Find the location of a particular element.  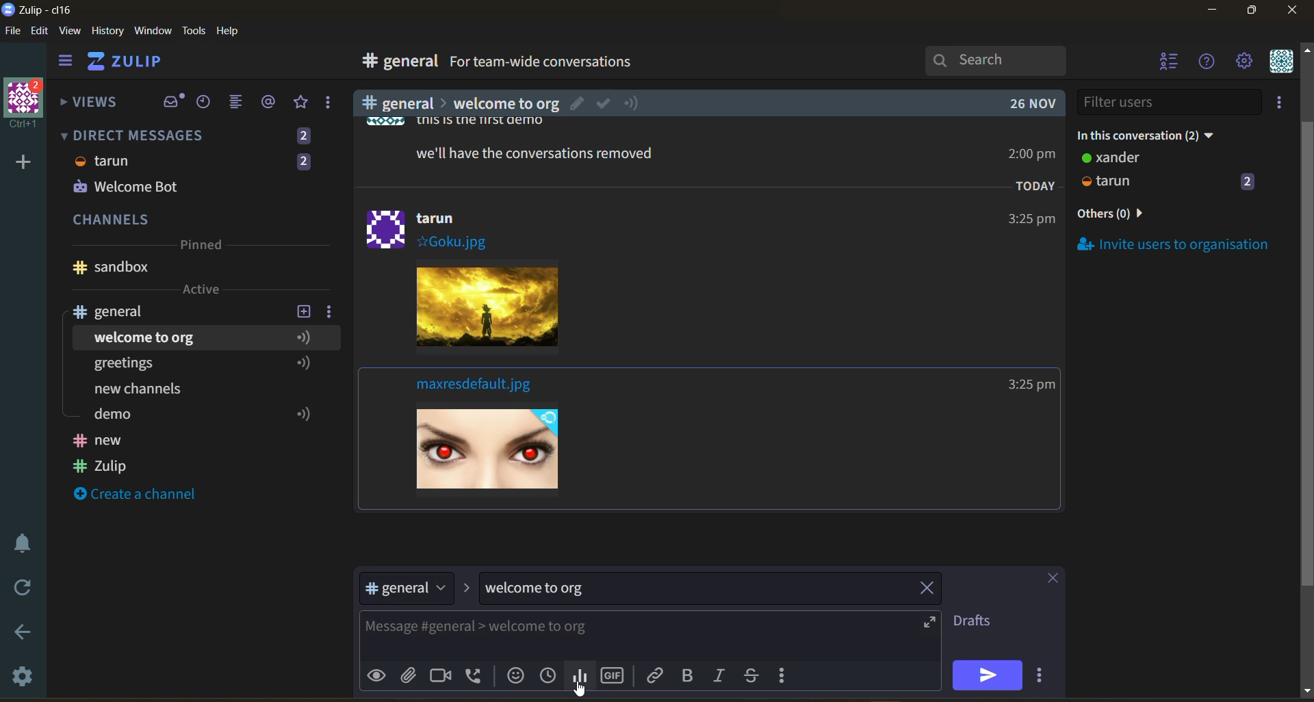

organisation is located at coordinates (27, 105).